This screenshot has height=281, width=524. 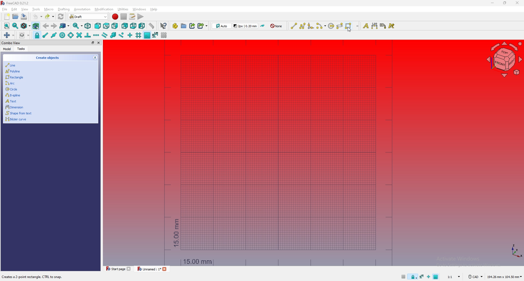 What do you see at coordinates (403, 277) in the screenshot?
I see `toggle grid` at bounding box center [403, 277].